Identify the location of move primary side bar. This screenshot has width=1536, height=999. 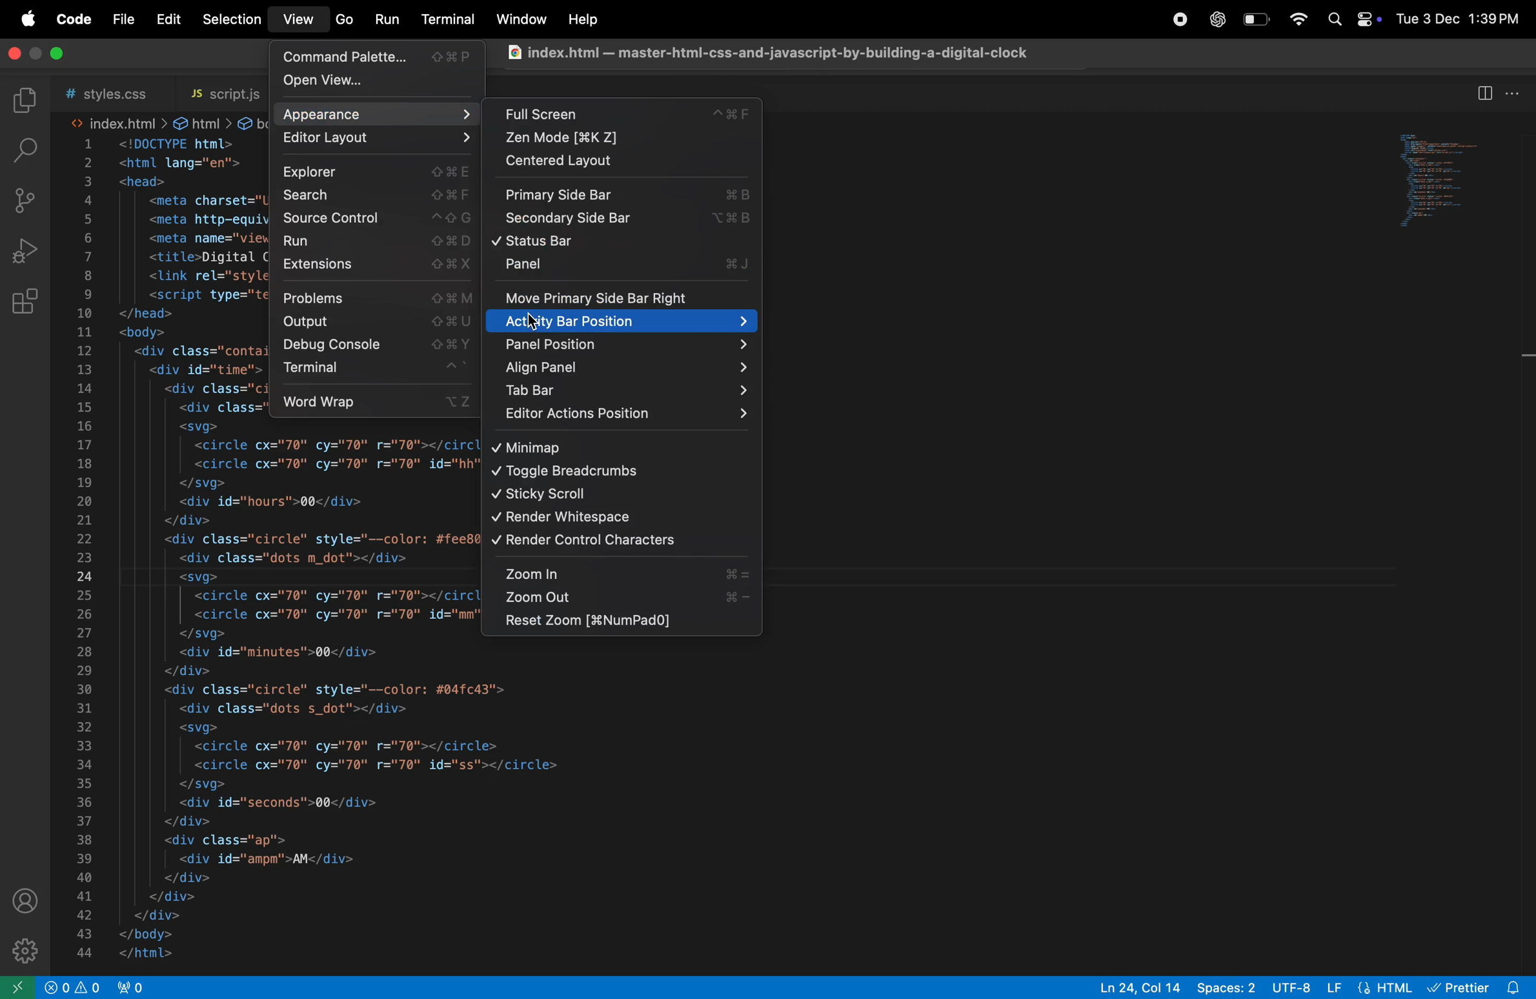
(626, 298).